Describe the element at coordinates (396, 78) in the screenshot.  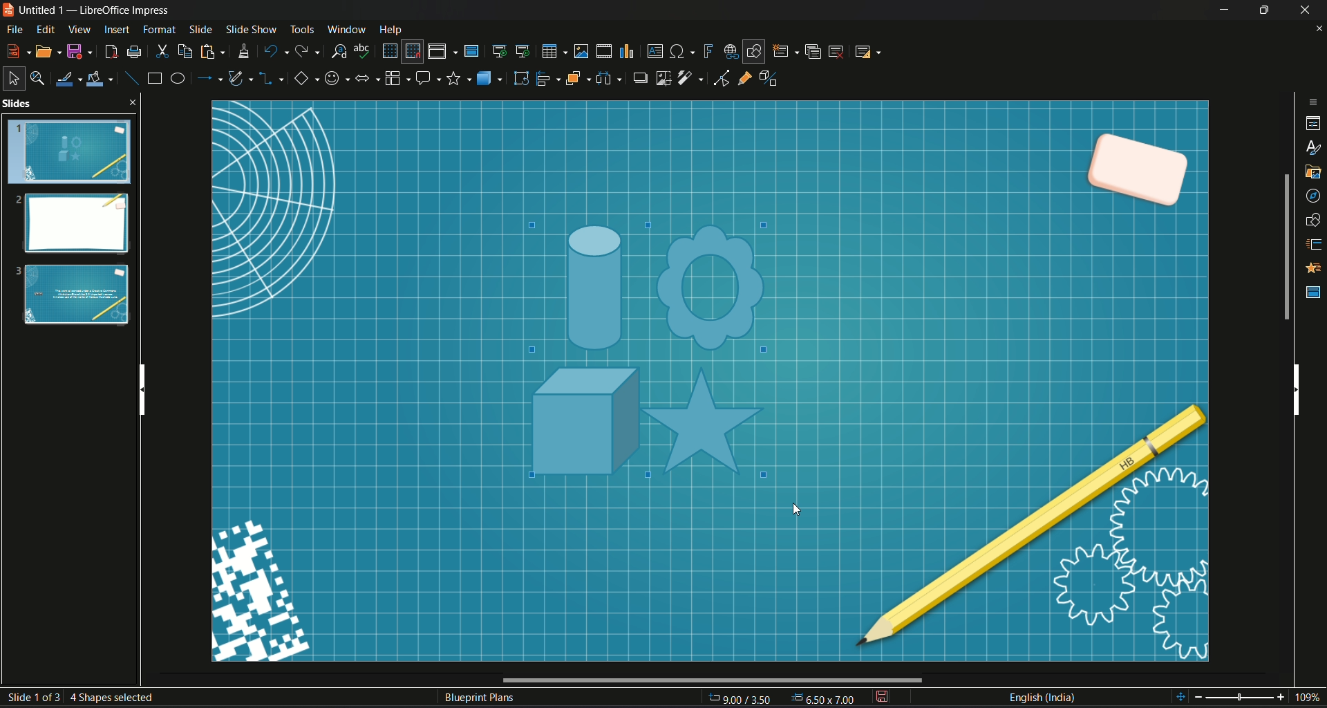
I see `flowchart` at that location.